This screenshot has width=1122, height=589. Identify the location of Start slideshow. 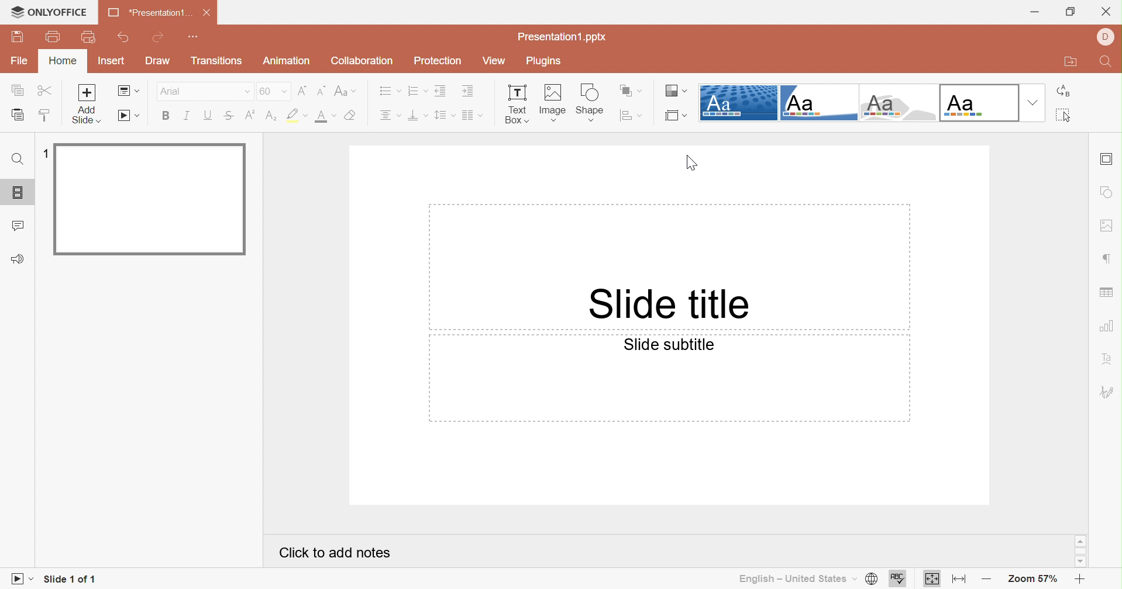
(19, 579).